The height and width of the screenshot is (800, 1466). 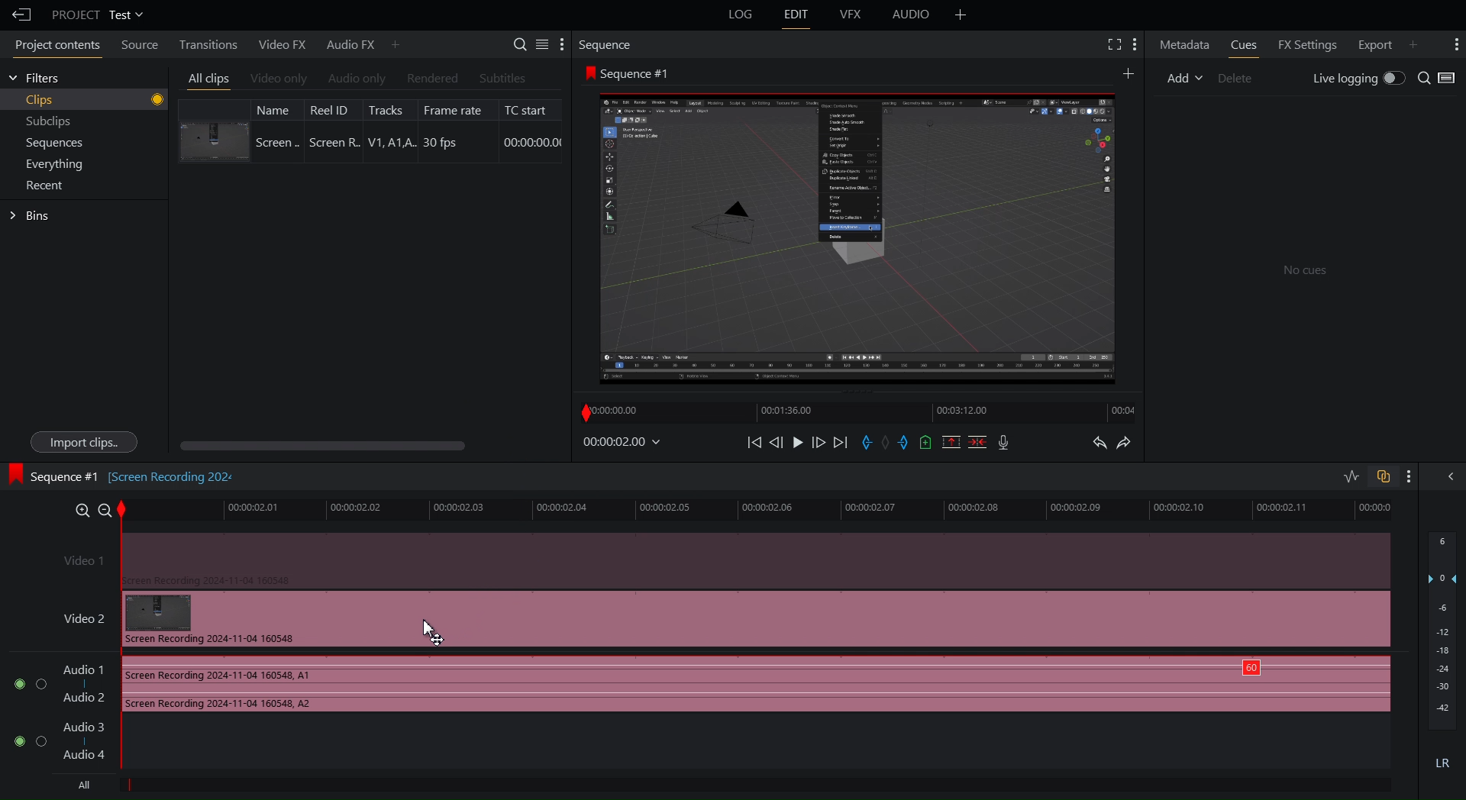 I want to click on Video Only, so click(x=279, y=80).